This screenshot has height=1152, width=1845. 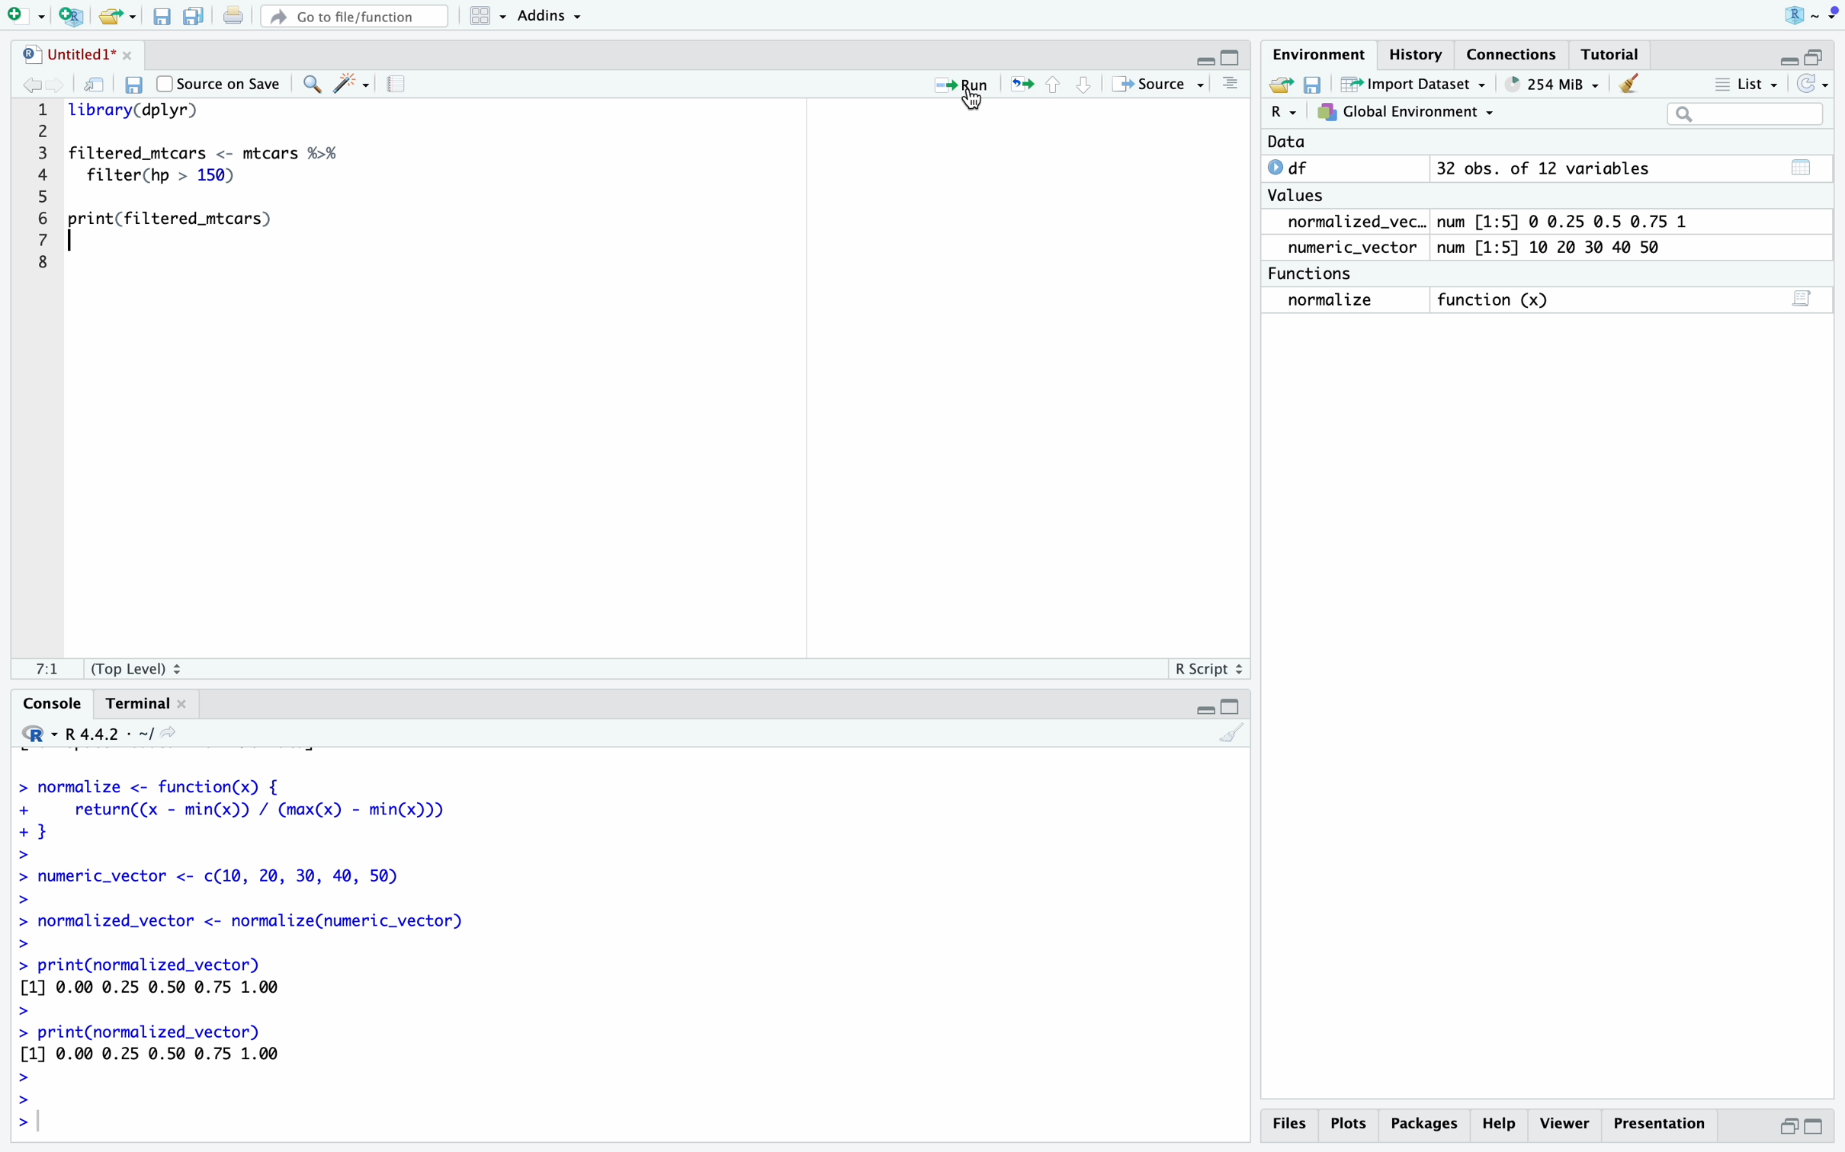 I want to click on R dropdown, so click(x=1815, y=14).